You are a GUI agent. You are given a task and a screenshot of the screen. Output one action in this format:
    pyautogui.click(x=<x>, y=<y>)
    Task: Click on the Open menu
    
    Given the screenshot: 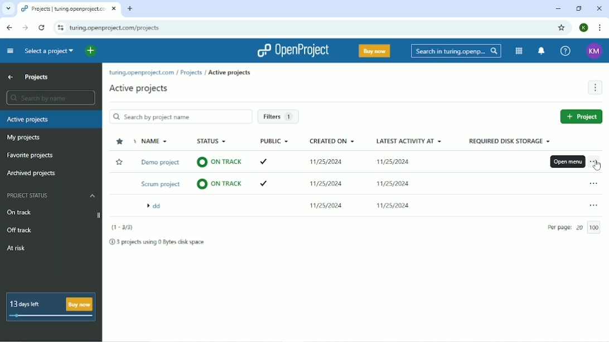 What is the action you would take?
    pyautogui.click(x=596, y=161)
    